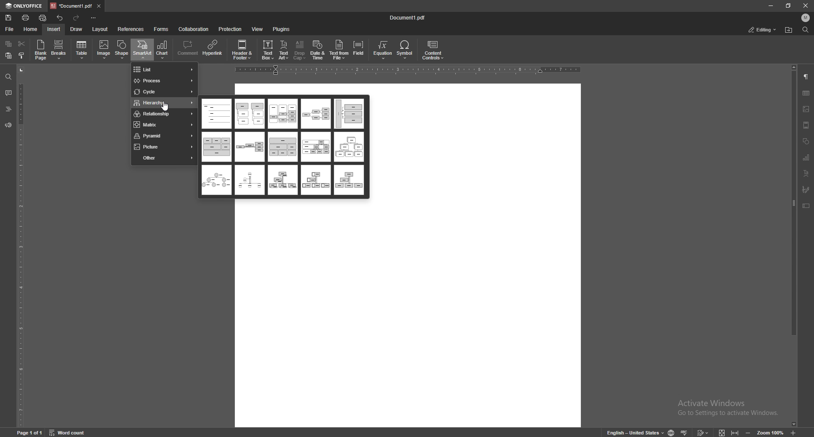 This screenshot has width=814, height=437. I want to click on forms, so click(162, 29).